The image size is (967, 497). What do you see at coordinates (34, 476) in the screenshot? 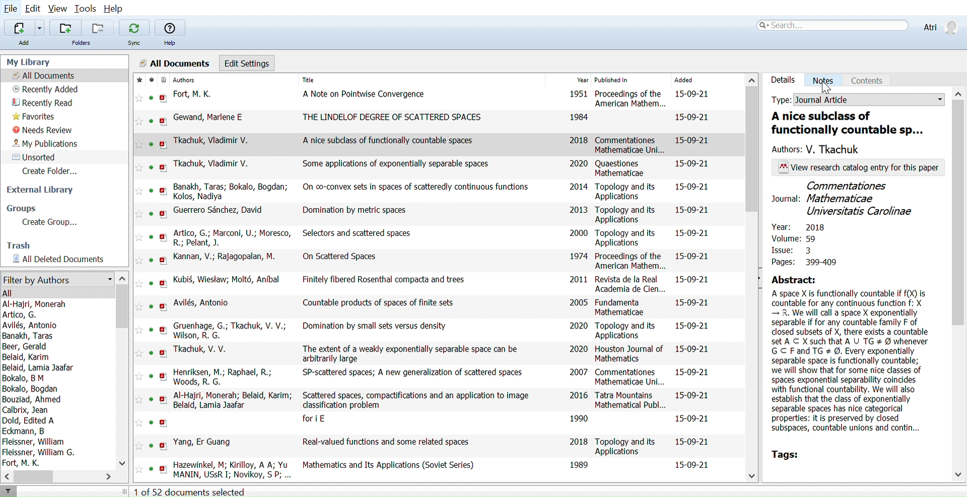
I see `Horizontal scrollbar for filter by auhtors` at bounding box center [34, 476].